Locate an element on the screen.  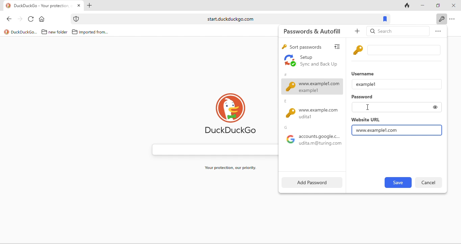
website url is located at coordinates (365, 120).